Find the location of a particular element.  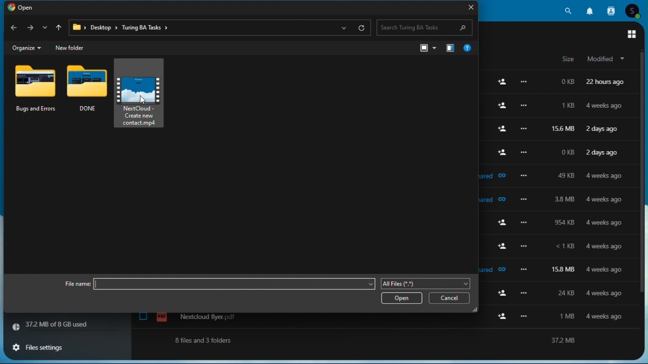

954 kb is located at coordinates (567, 223).